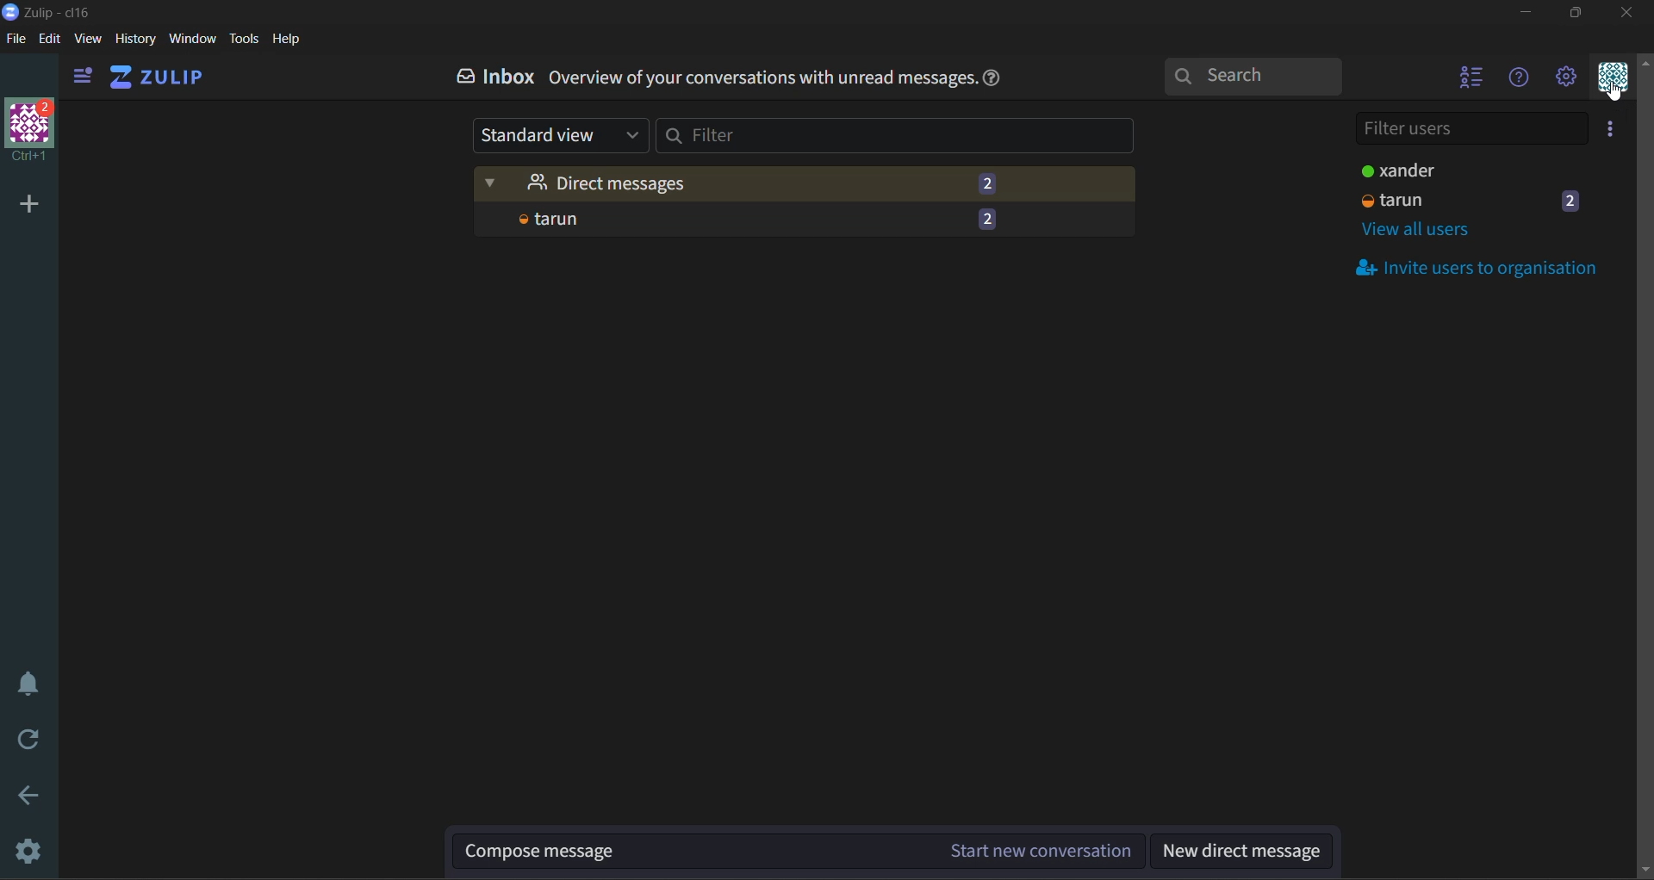 Image resolution: width=1654 pixels, height=880 pixels. What do you see at coordinates (908, 140) in the screenshot?
I see `filter` at bounding box center [908, 140].